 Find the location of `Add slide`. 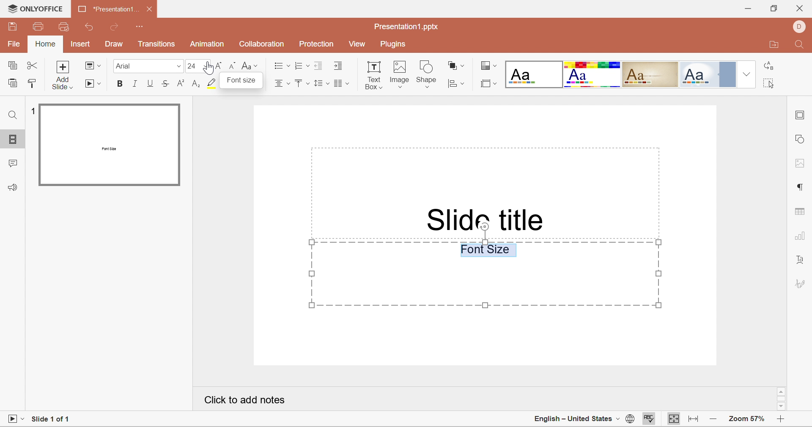

Add slide is located at coordinates (64, 76).